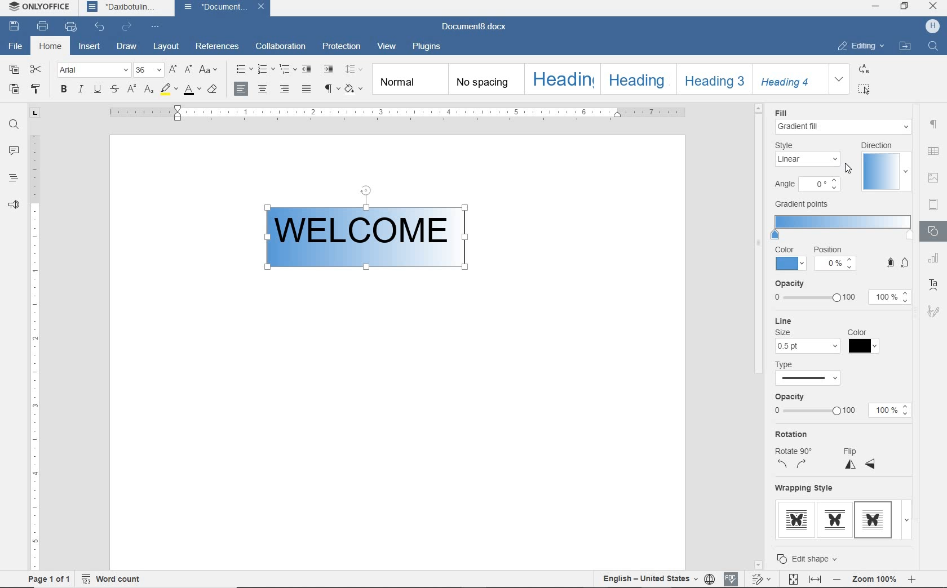  What do you see at coordinates (428, 47) in the screenshot?
I see `PLUGINS` at bounding box center [428, 47].